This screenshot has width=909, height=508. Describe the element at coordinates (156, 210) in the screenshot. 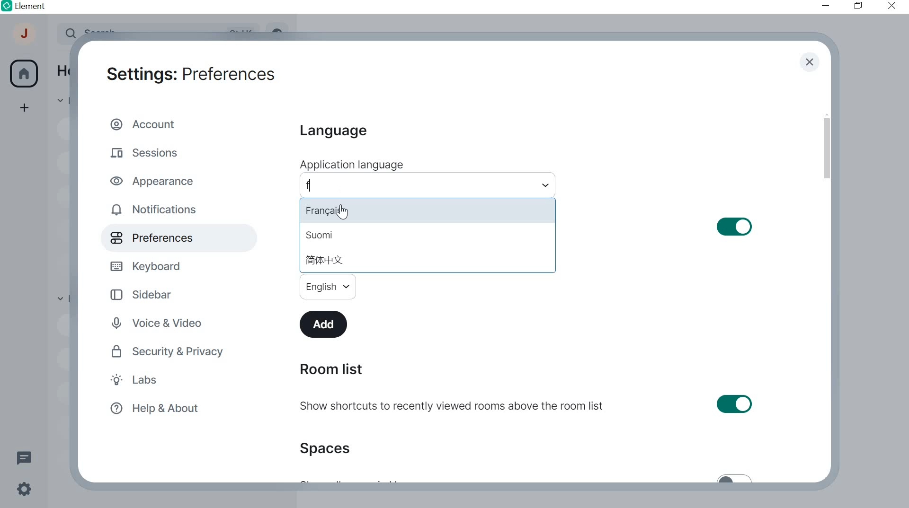

I see `NOTIFICATIONS` at that location.